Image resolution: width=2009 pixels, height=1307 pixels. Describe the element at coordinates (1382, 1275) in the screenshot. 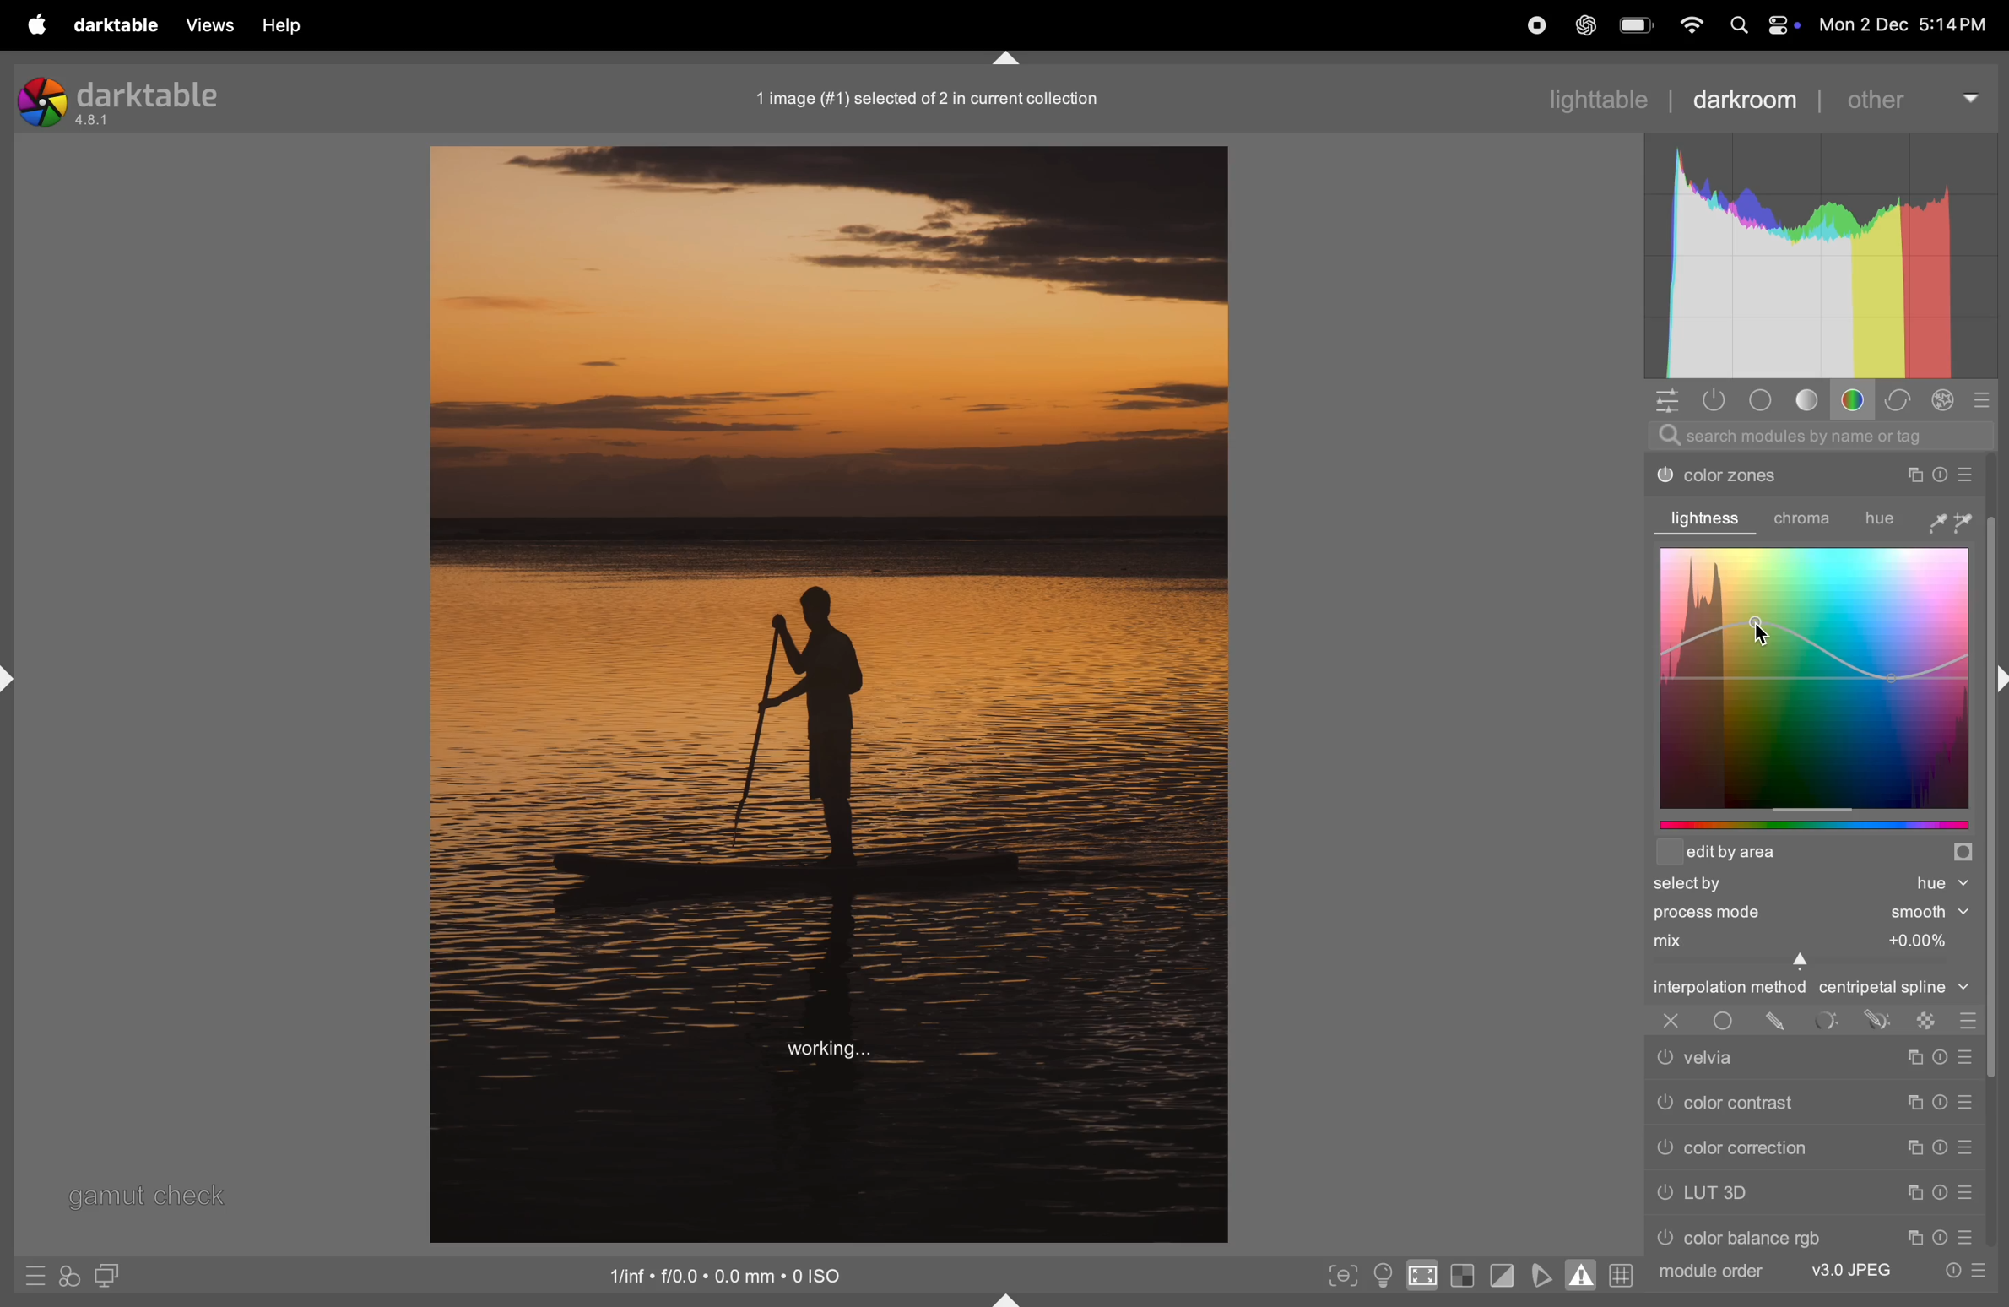

I see `toggle clor assment` at that location.